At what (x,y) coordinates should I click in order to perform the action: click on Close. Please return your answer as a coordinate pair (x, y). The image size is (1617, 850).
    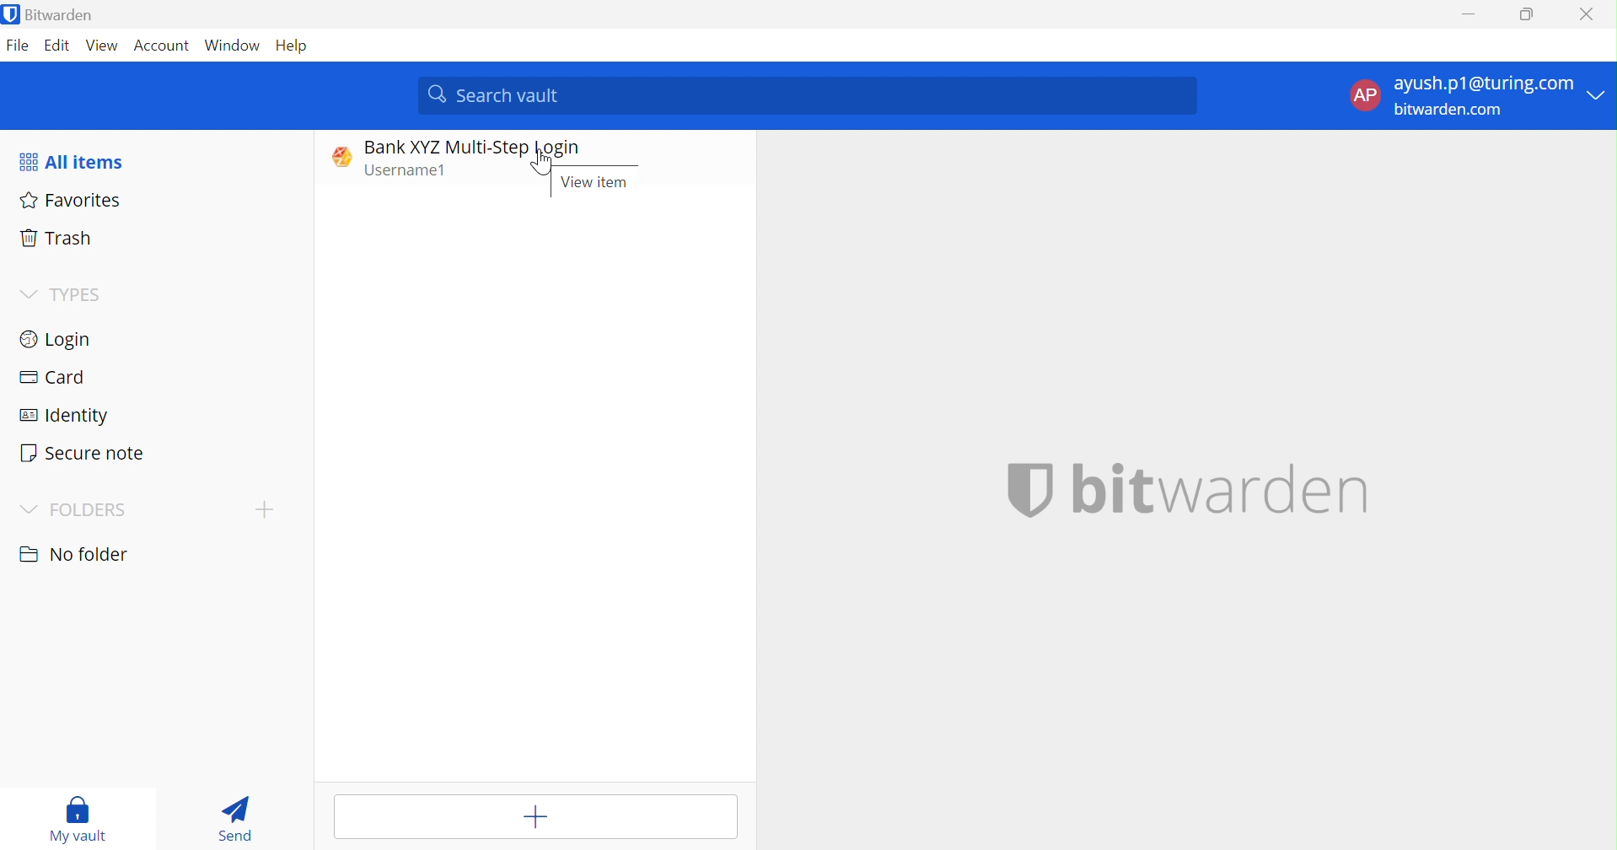
    Looking at the image, I should click on (1590, 14).